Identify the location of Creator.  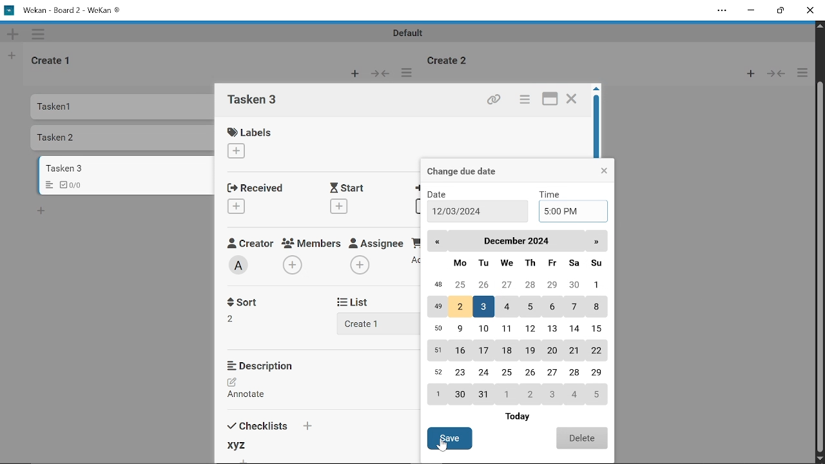
(249, 242).